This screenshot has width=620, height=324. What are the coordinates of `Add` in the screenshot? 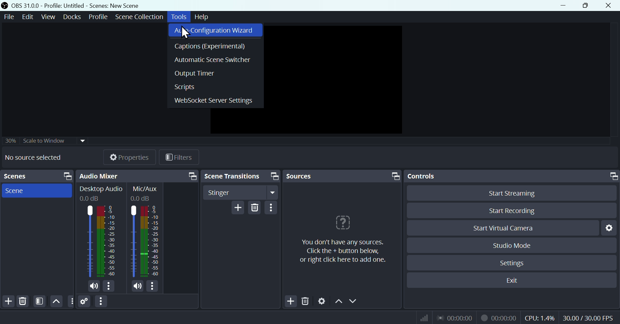 It's located at (290, 300).